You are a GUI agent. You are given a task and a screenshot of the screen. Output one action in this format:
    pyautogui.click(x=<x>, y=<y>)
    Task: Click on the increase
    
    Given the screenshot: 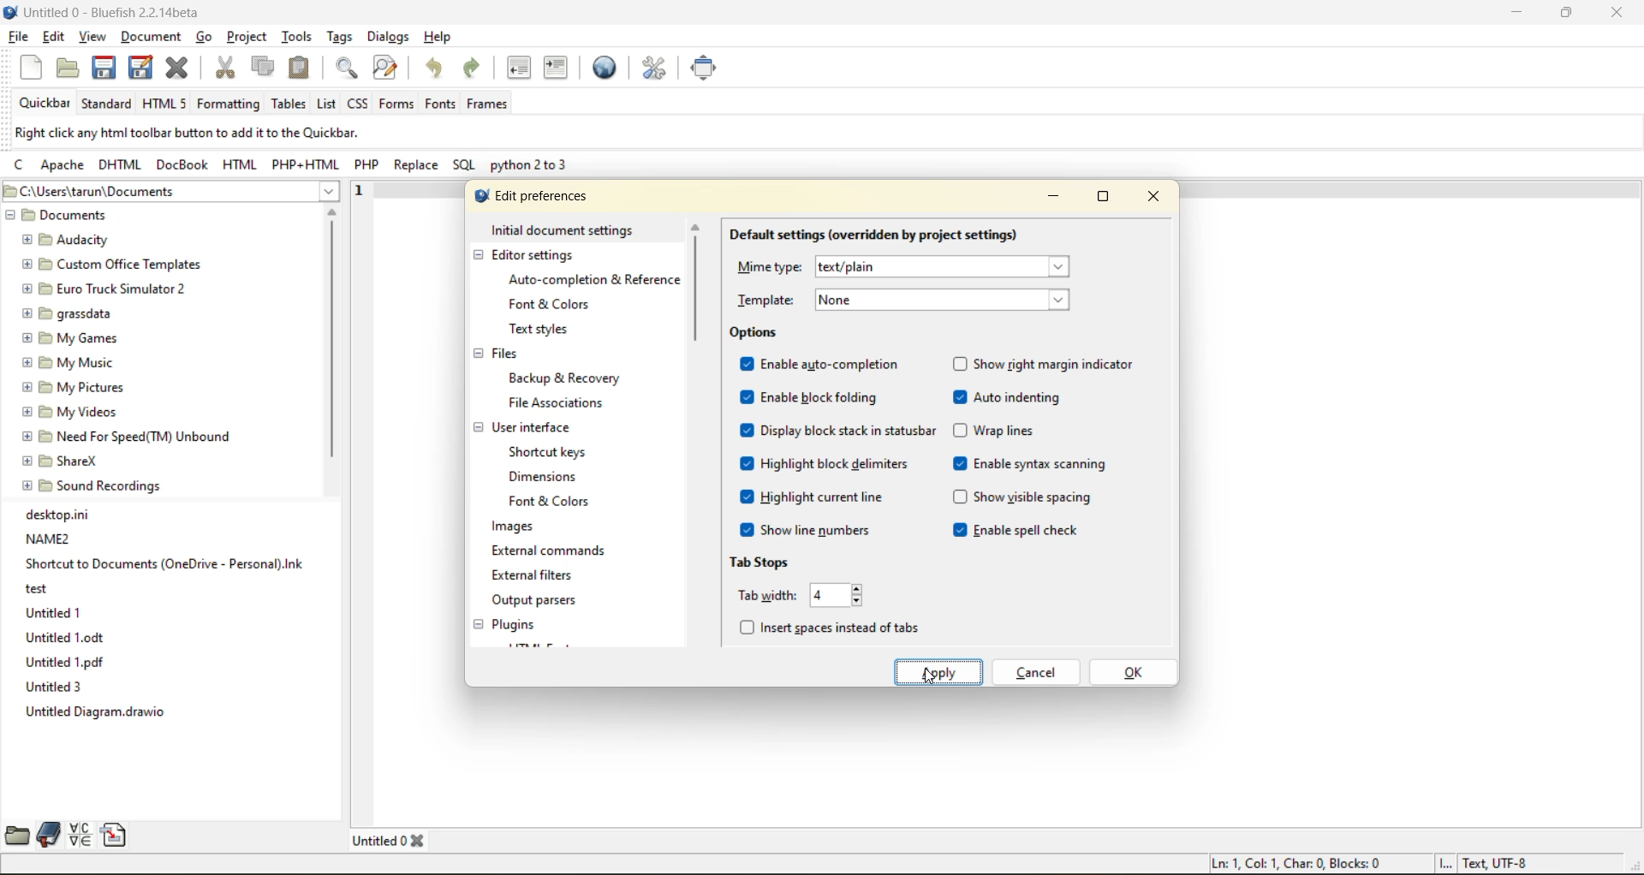 What is the action you would take?
    pyautogui.click(x=862, y=589)
    